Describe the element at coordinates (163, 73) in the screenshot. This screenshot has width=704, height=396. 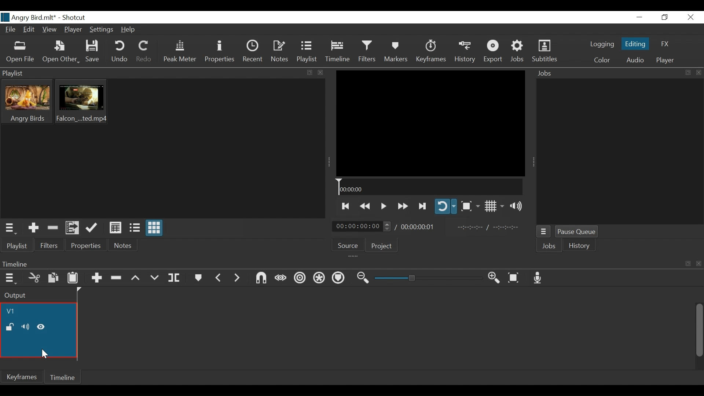
I see `Playlist` at that location.